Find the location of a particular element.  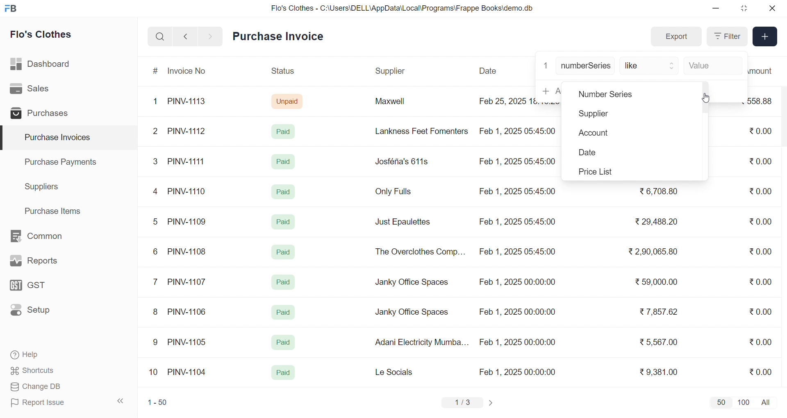

Paid is located at coordinates (284, 161).